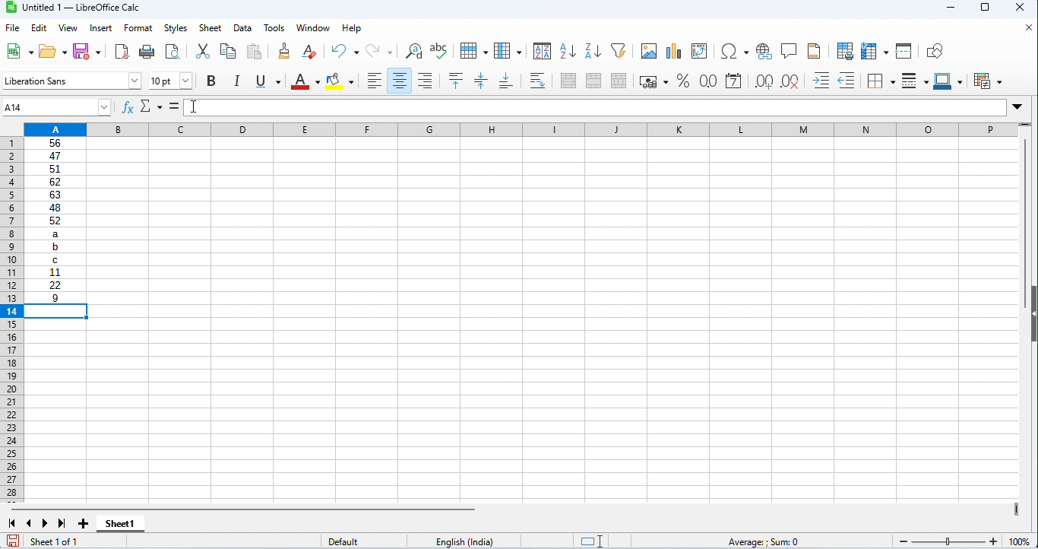  Describe the element at coordinates (176, 29) in the screenshot. I see `` at that location.